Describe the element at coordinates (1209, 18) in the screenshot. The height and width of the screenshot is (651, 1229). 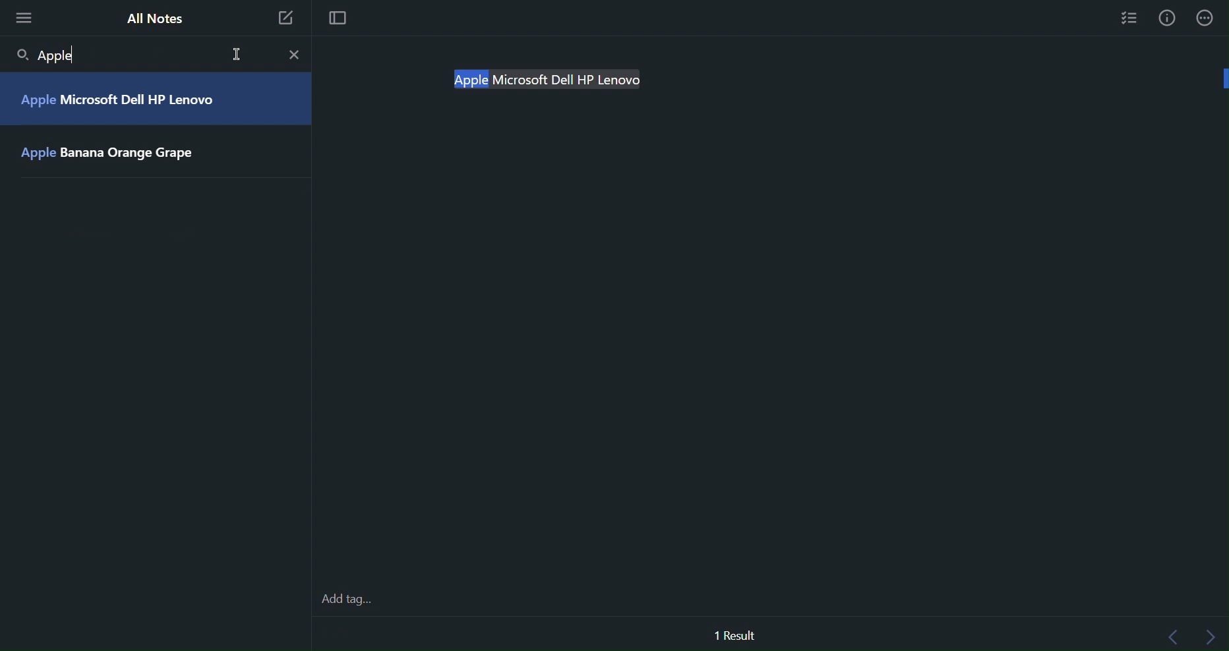
I see `More` at that location.